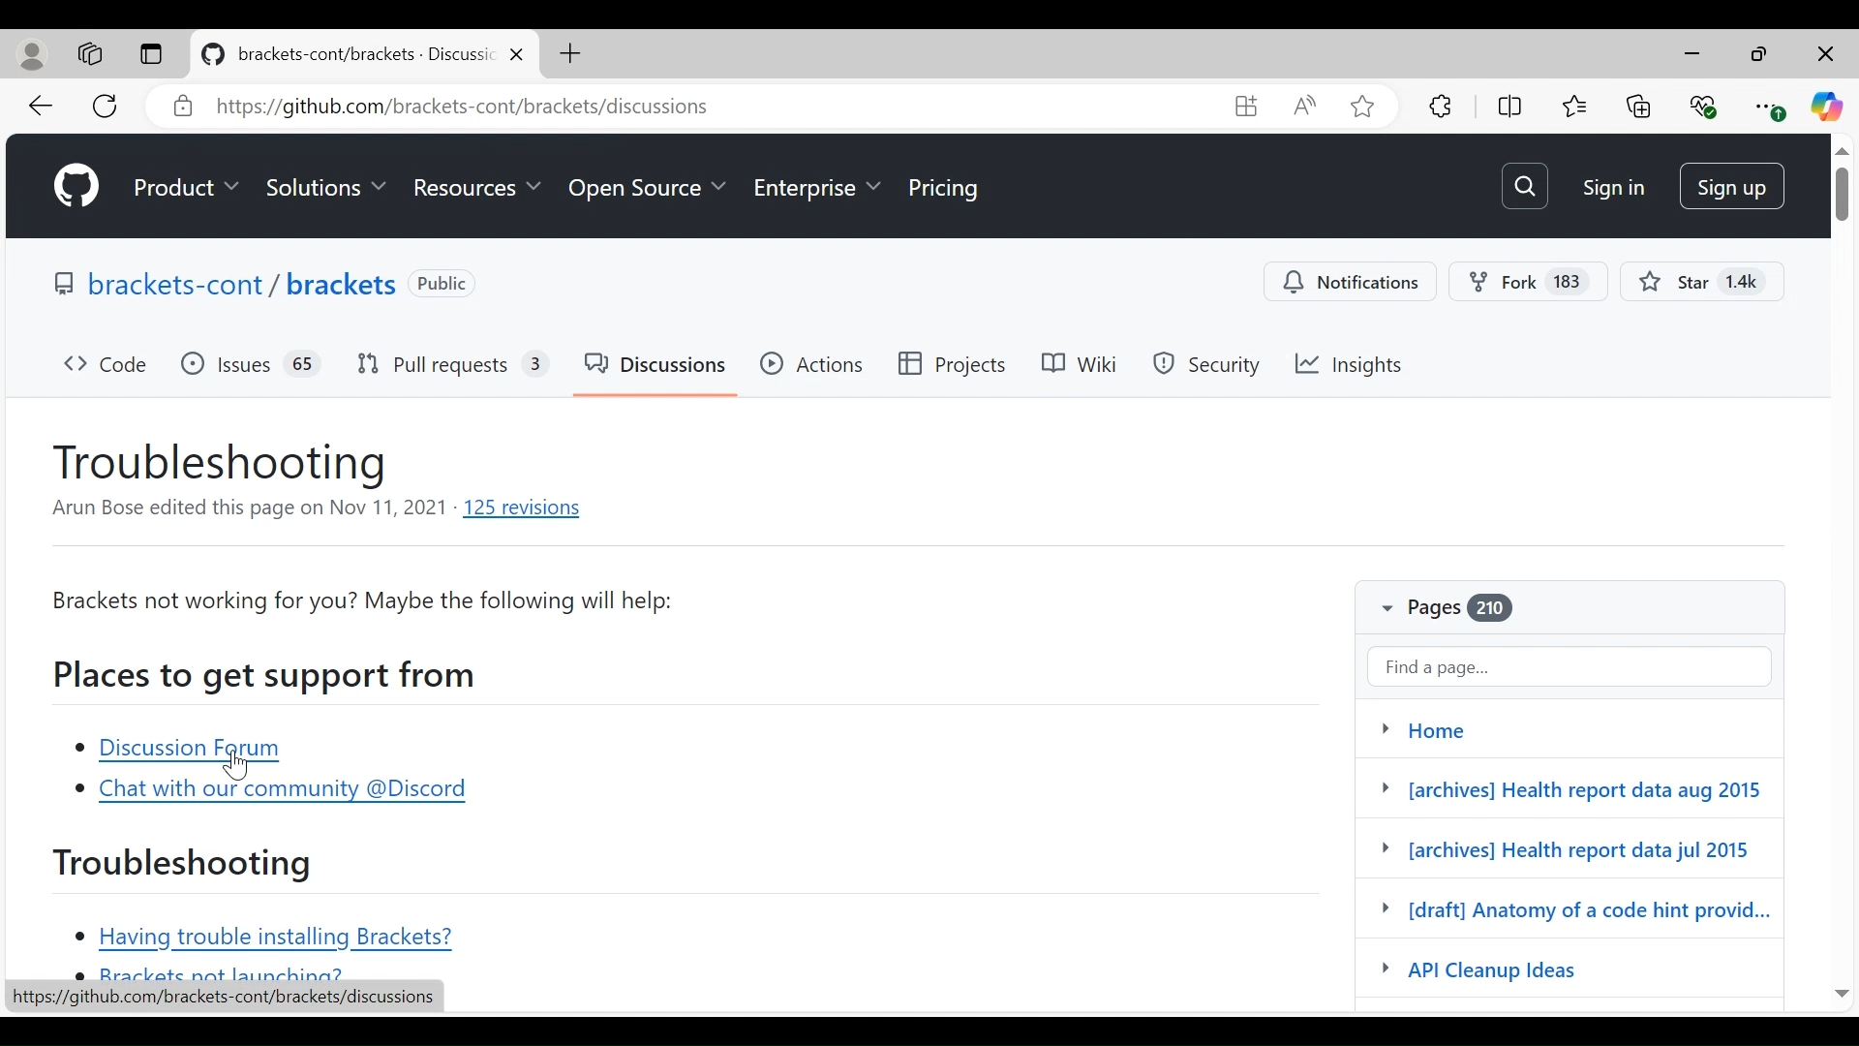  Describe the element at coordinates (1841, 576) in the screenshot. I see `Vertical Scroll bar` at that location.